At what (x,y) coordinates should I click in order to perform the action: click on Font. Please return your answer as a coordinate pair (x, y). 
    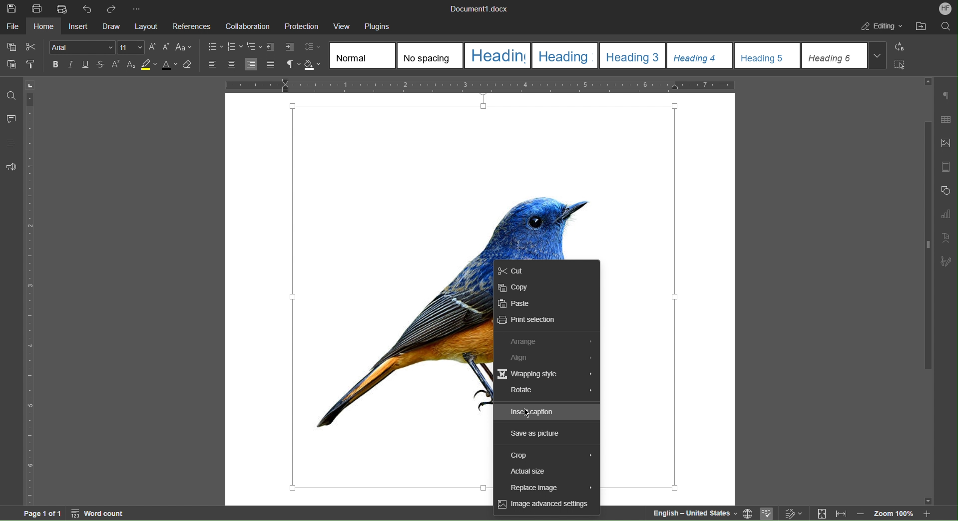
    Looking at the image, I should click on (83, 47).